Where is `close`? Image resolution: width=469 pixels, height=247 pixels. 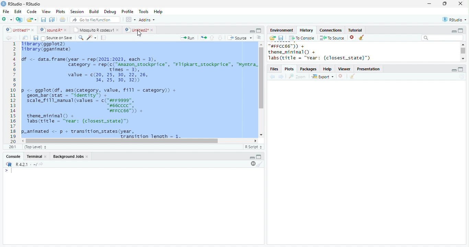
close is located at coordinates (152, 30).